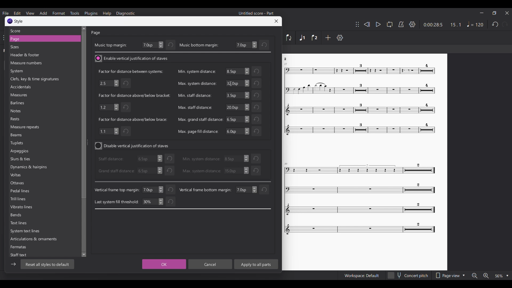  What do you see at coordinates (257, 158) in the screenshot?
I see `reset` at bounding box center [257, 158].